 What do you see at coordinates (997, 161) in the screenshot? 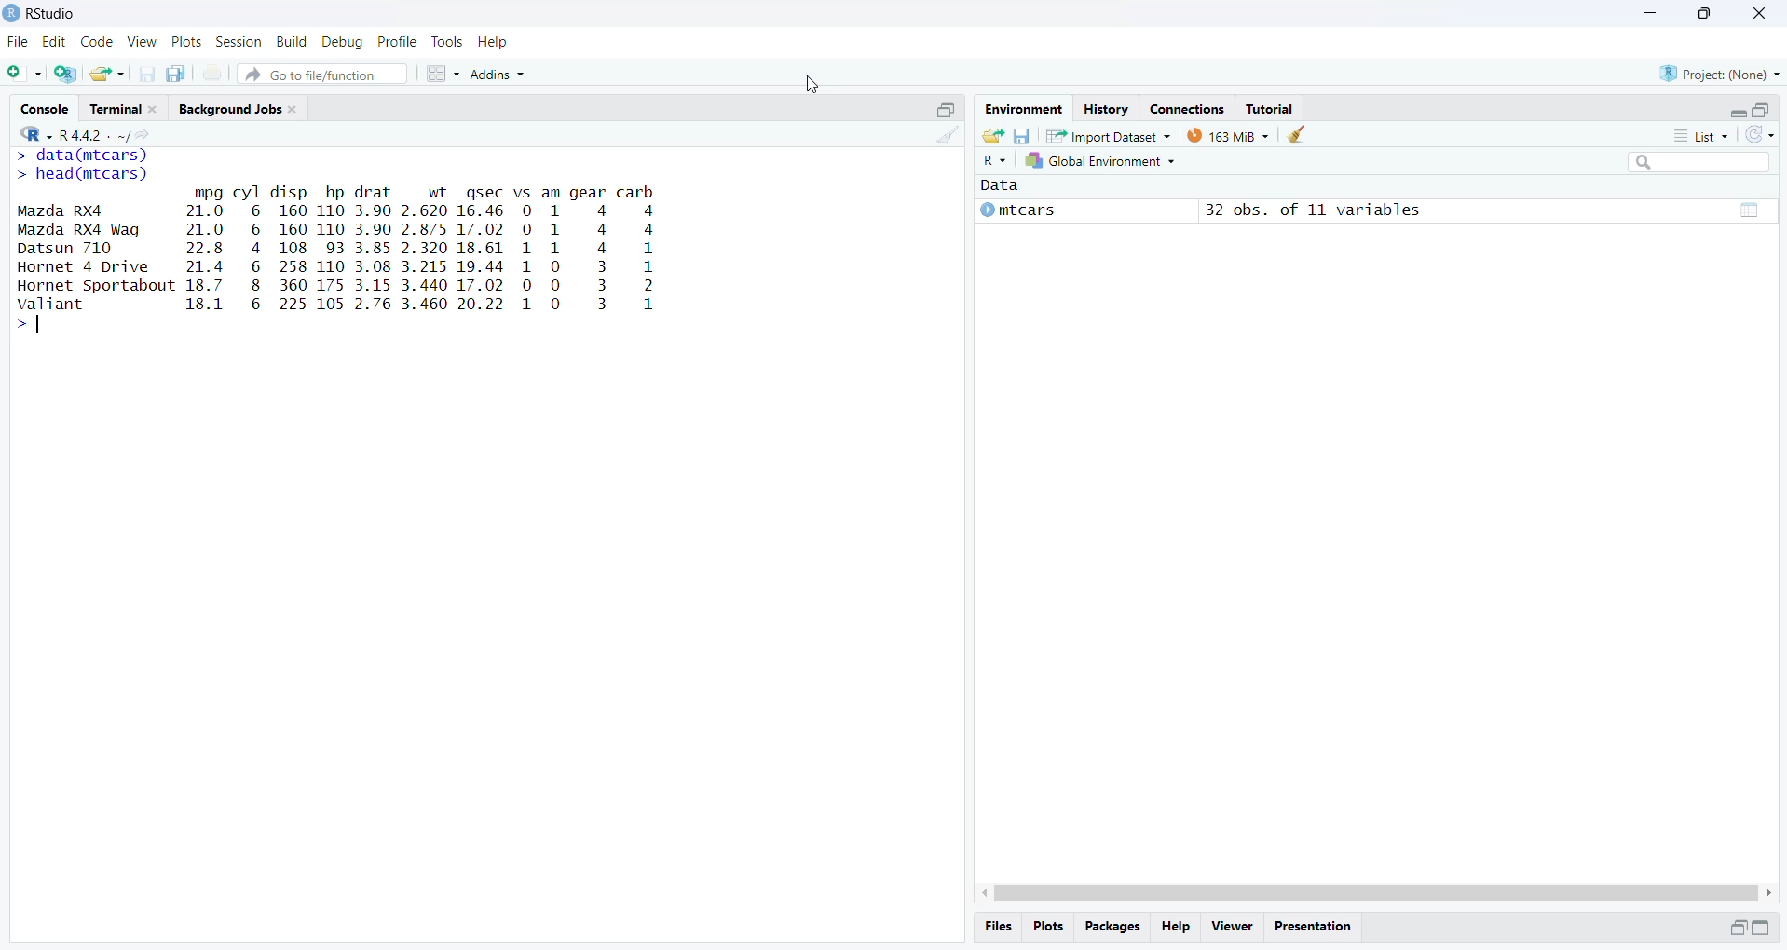
I see `R~` at bounding box center [997, 161].